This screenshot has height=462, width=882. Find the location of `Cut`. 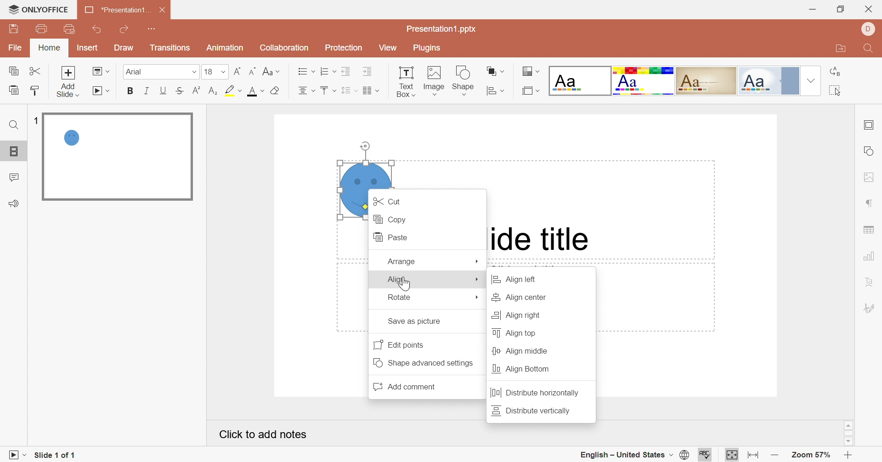

Cut is located at coordinates (391, 201).